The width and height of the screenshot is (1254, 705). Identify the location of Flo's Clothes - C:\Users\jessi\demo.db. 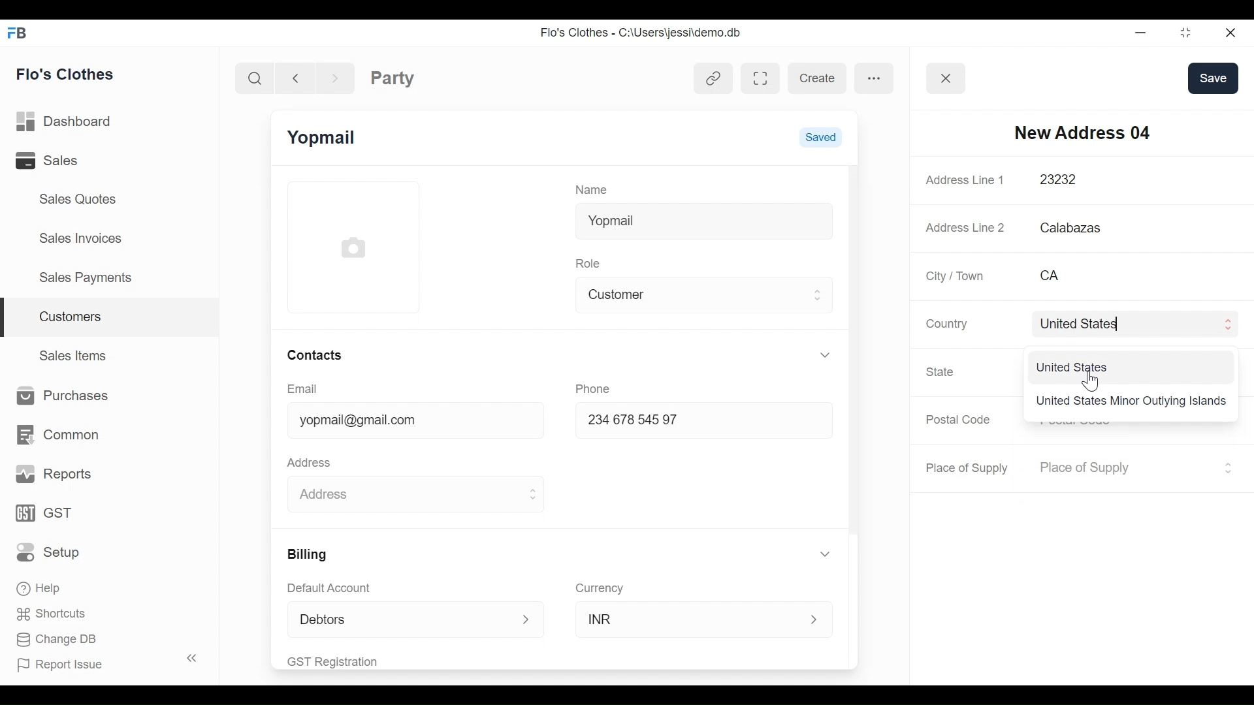
(643, 33).